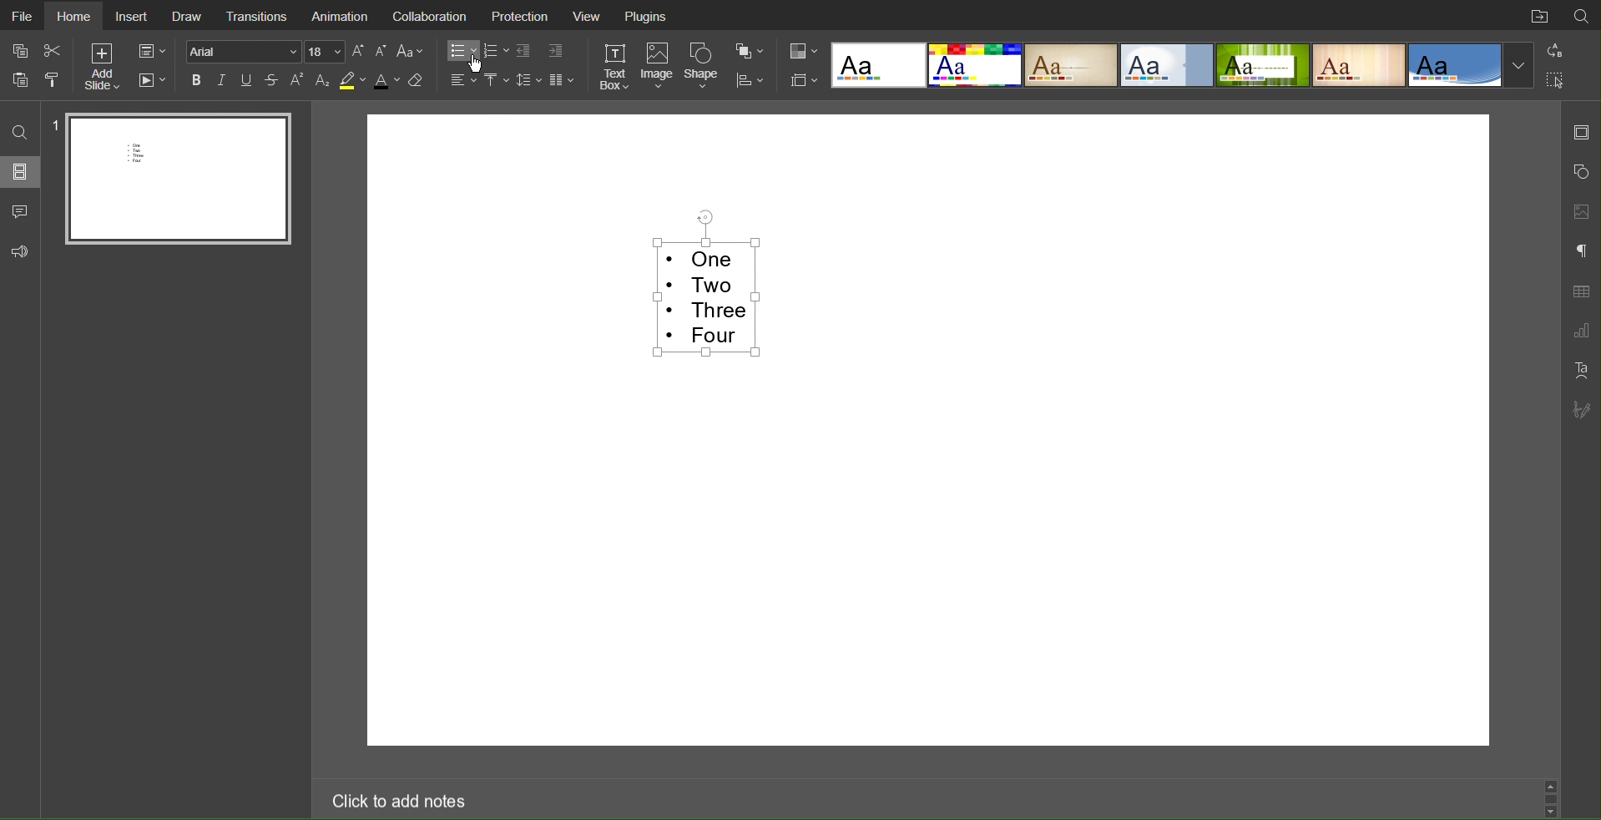  What do you see at coordinates (223, 80) in the screenshot?
I see `Italics` at bounding box center [223, 80].